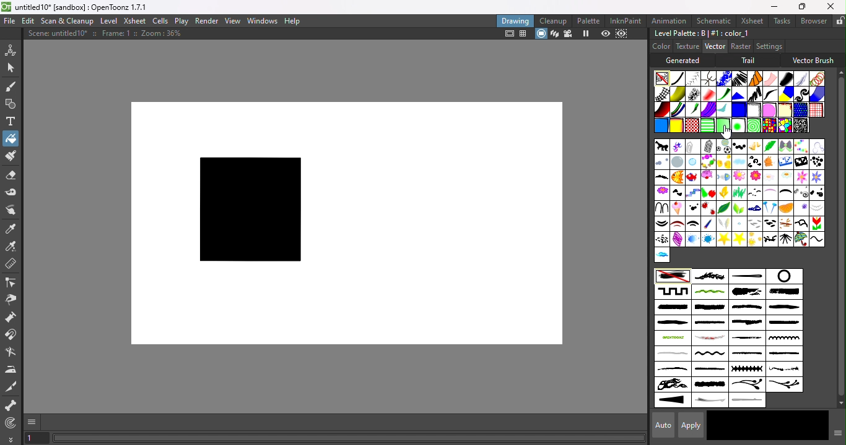 The width and height of the screenshot is (846, 445). Describe the element at coordinates (661, 163) in the screenshot. I see `Bubb` at that location.